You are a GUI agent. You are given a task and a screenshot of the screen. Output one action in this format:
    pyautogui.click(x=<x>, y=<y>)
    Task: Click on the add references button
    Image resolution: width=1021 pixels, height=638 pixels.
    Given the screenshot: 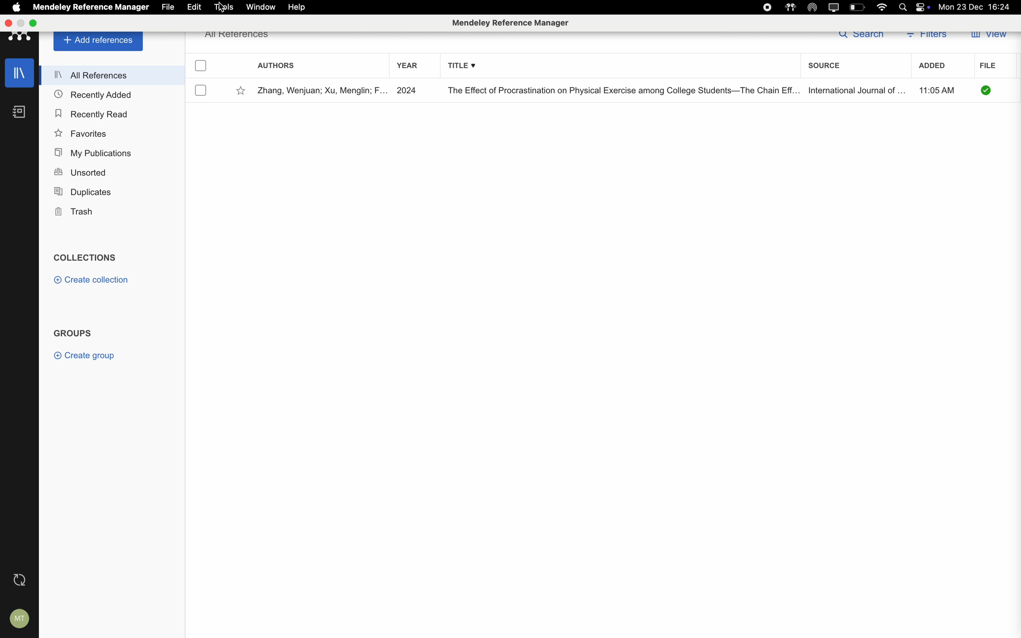 What is the action you would take?
    pyautogui.click(x=99, y=42)
    